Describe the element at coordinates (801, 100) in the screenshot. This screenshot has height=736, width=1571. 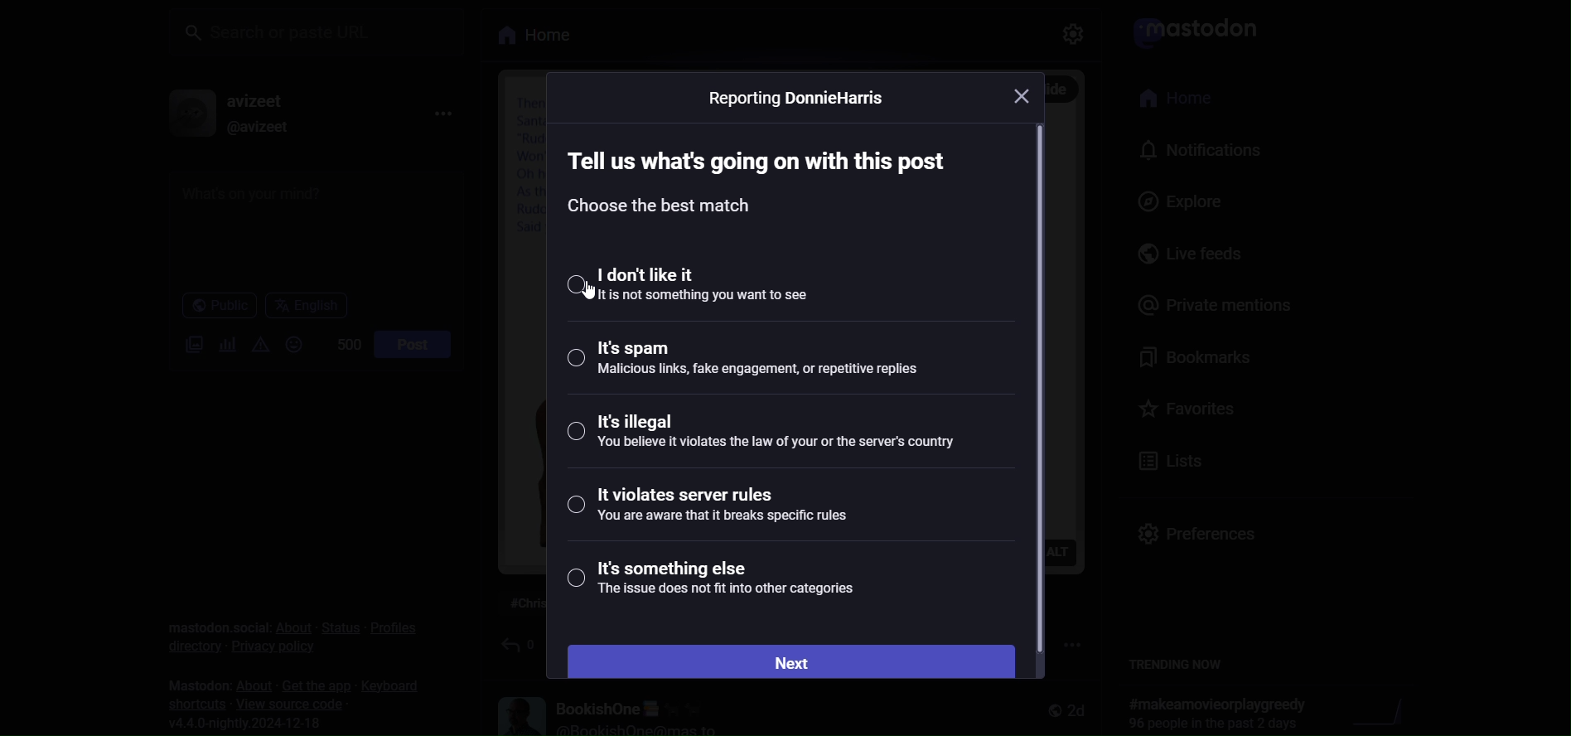
I see `Reporting DonnieHarris` at that location.